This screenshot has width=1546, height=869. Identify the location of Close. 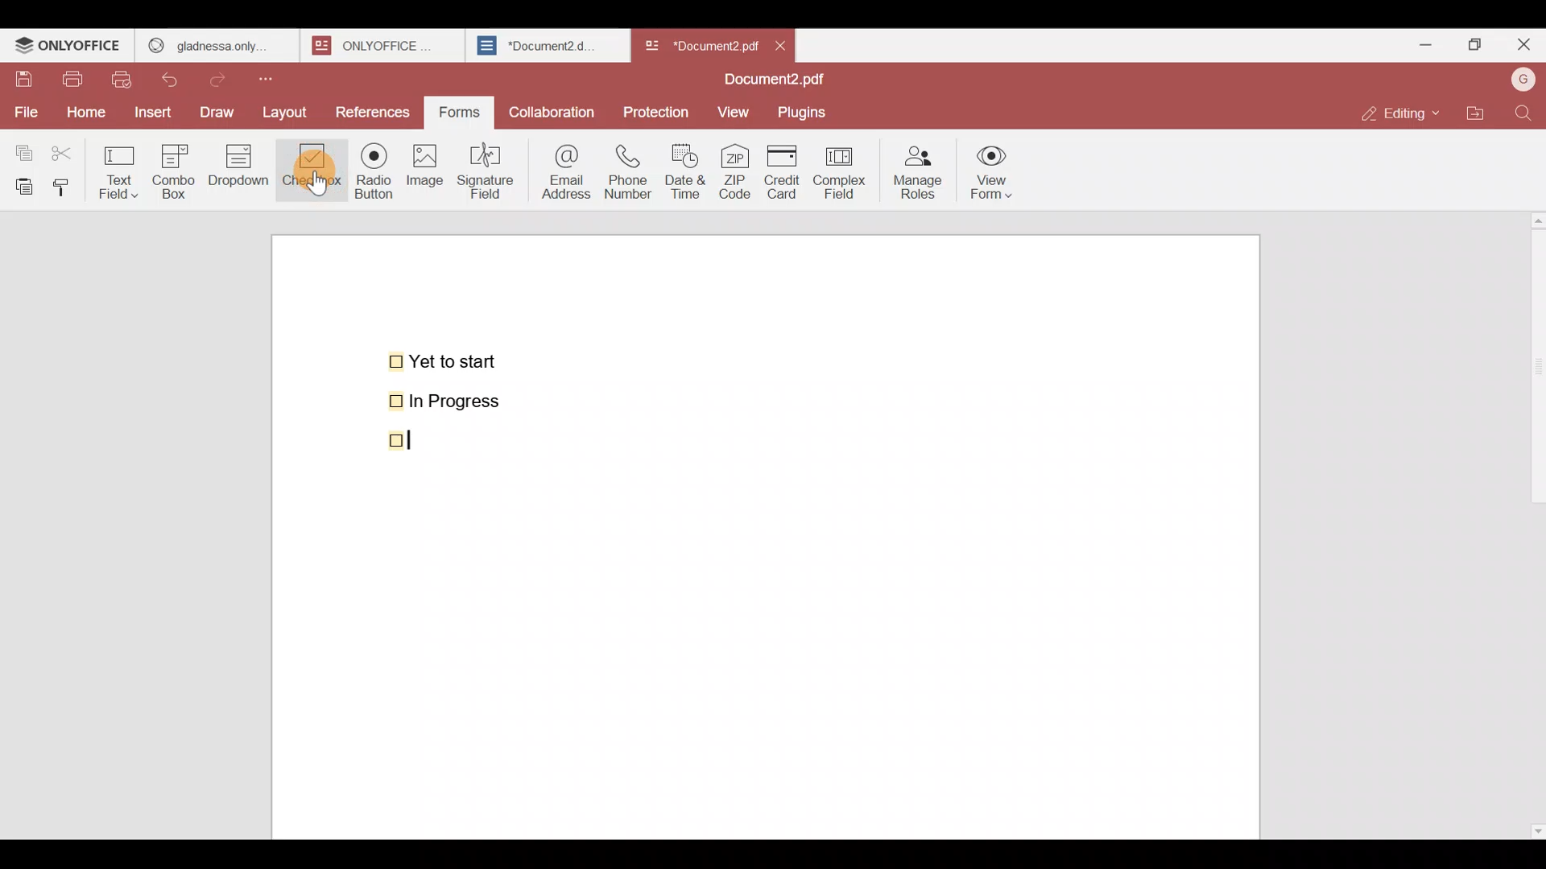
(787, 44).